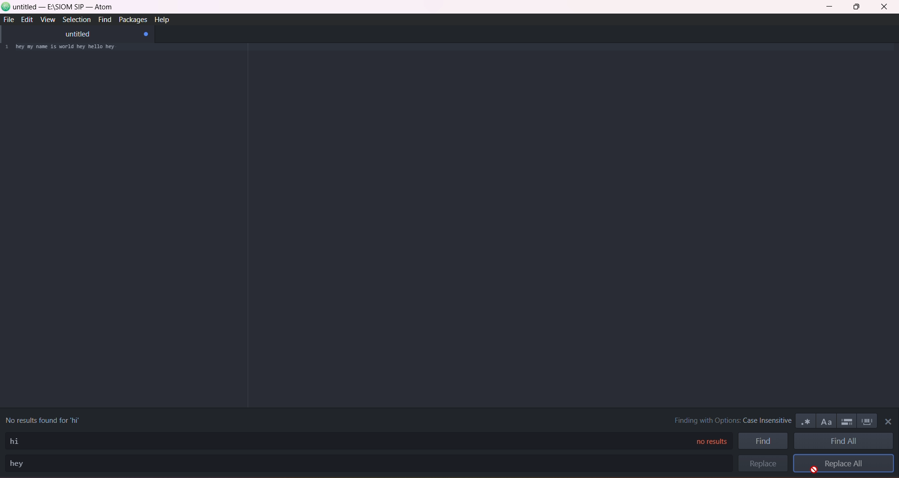  I want to click on close panel, so click(886, 423).